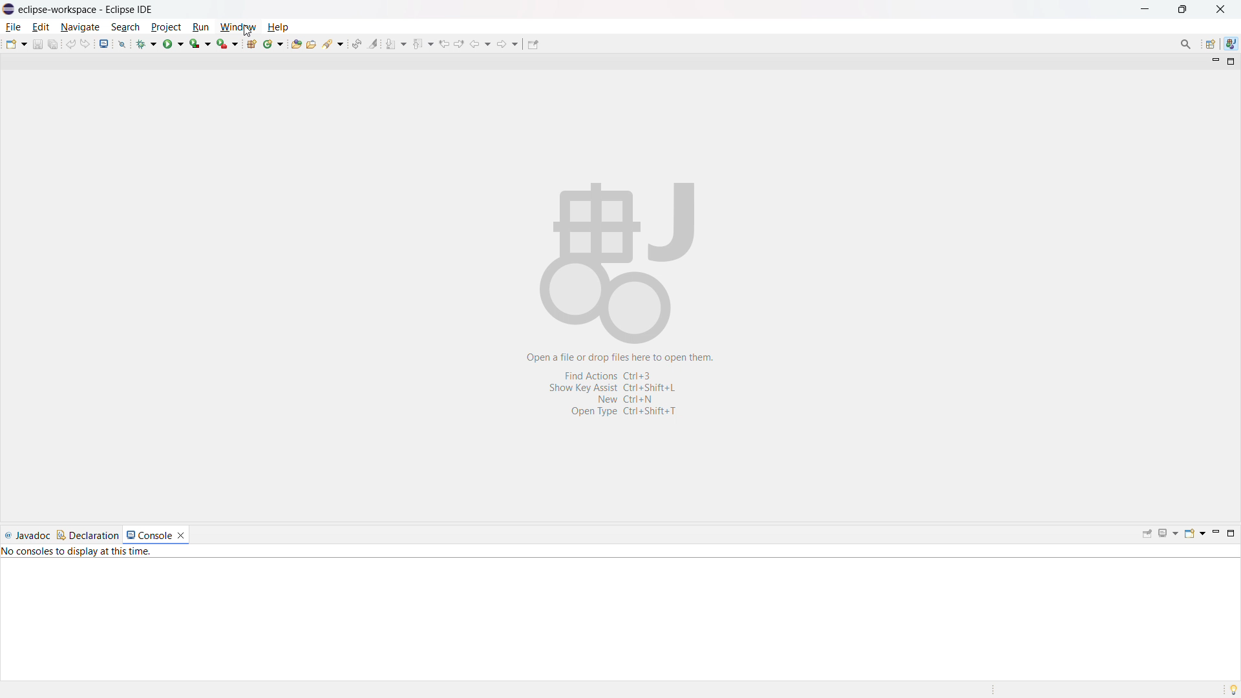 The image size is (1241, 698). I want to click on project, so click(167, 28).